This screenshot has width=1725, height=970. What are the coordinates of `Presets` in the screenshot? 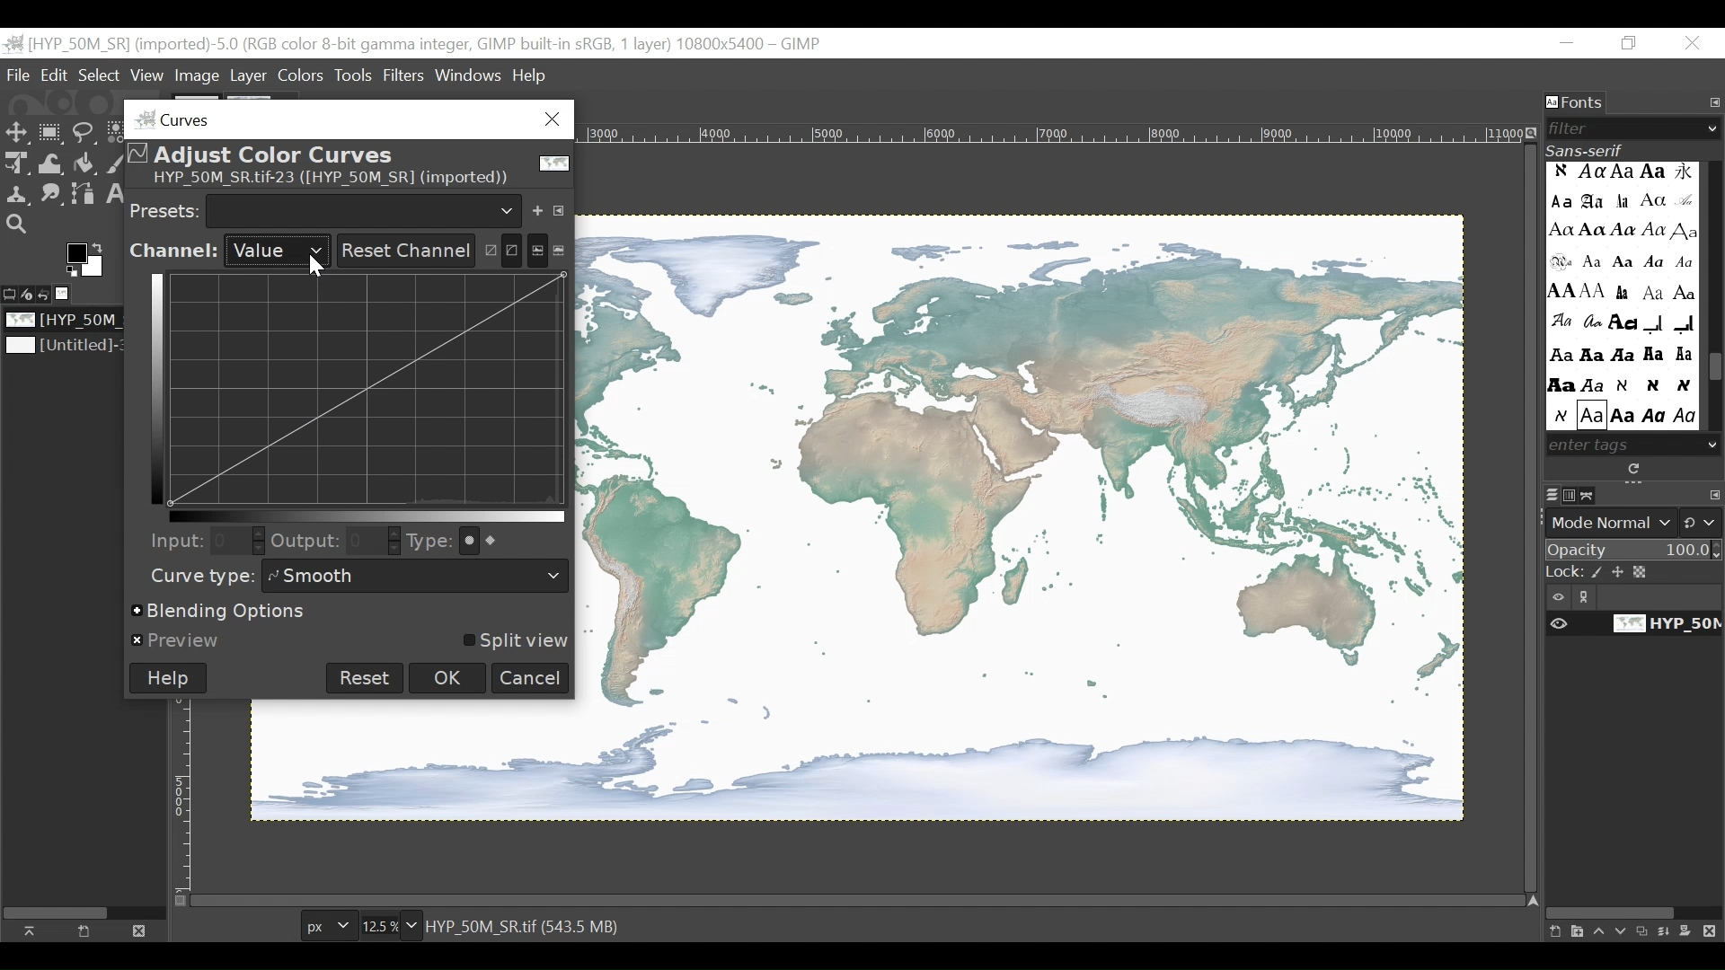 It's located at (165, 209).